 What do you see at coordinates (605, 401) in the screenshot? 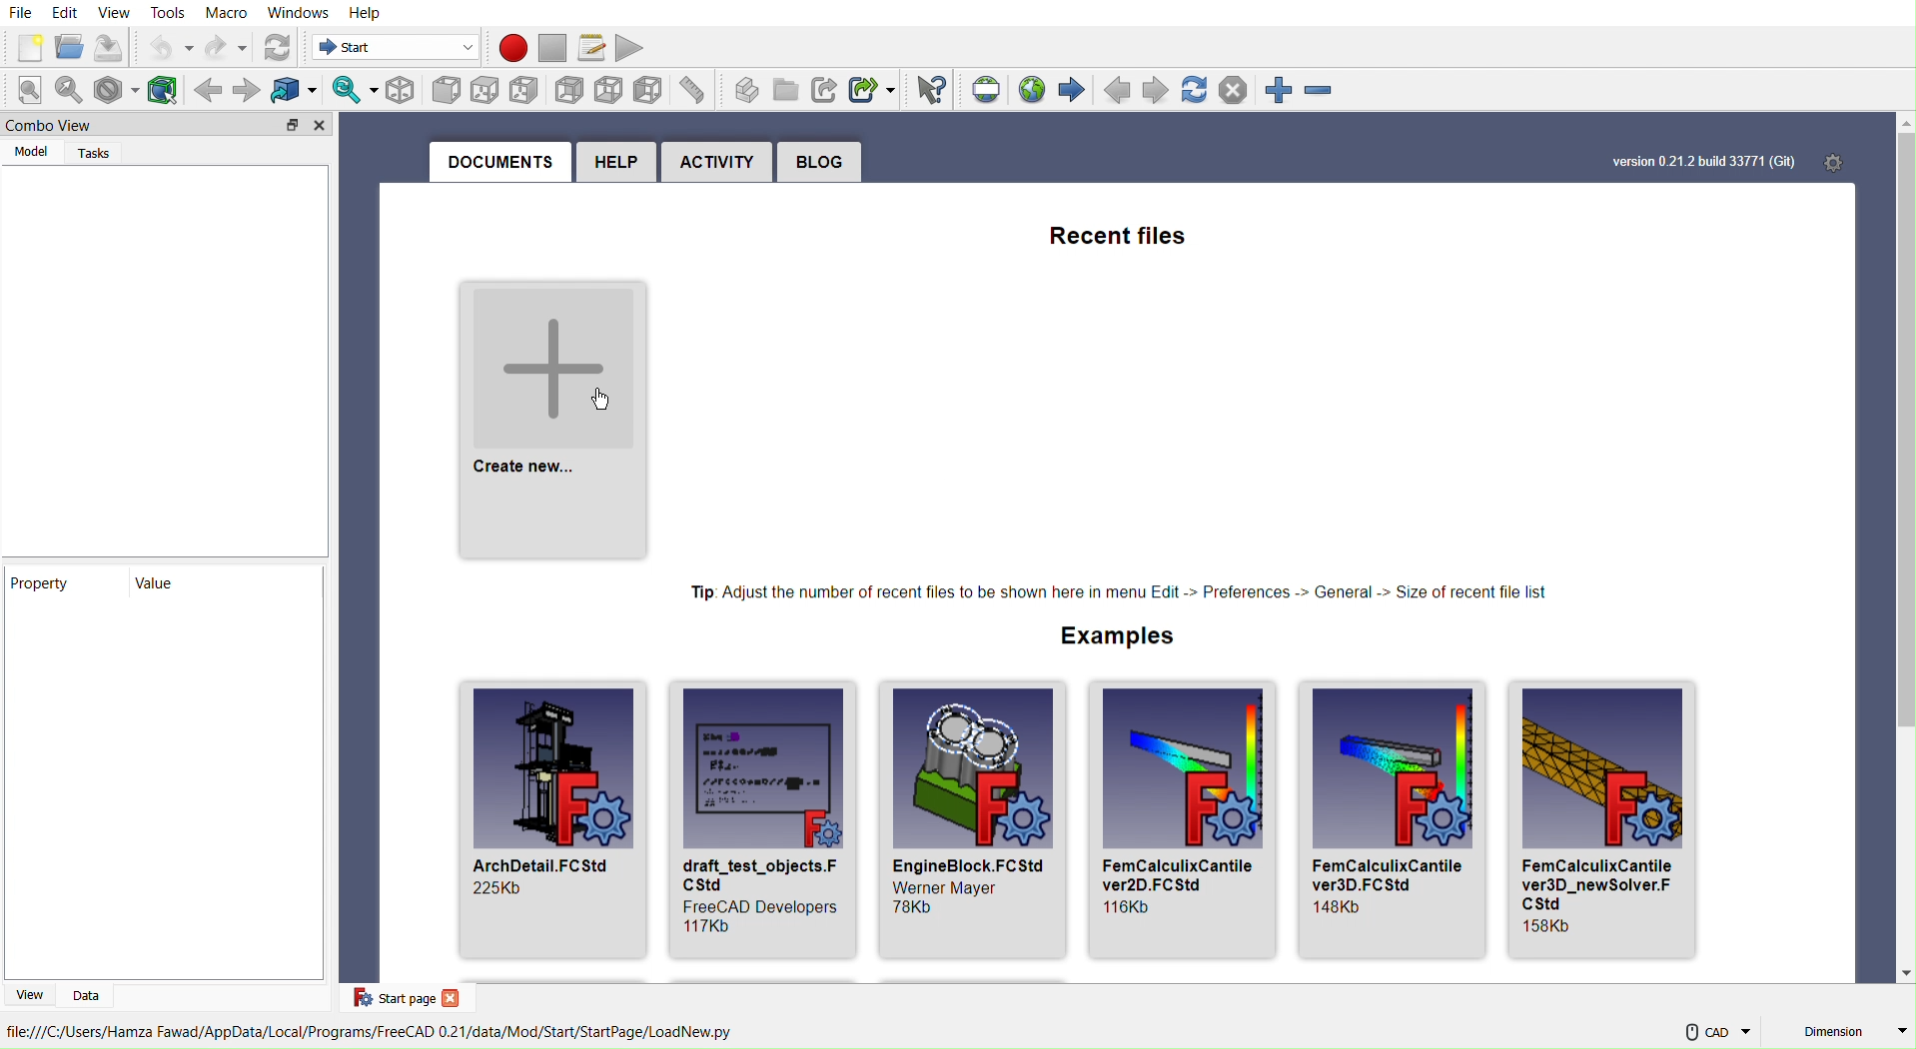
I see `cursor` at bounding box center [605, 401].